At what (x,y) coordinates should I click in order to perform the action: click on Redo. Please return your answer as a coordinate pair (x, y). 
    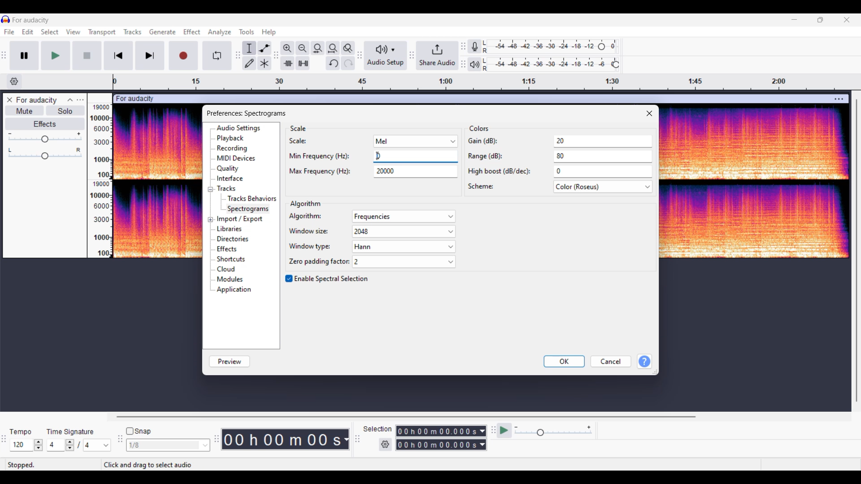
    Looking at the image, I should click on (348, 63).